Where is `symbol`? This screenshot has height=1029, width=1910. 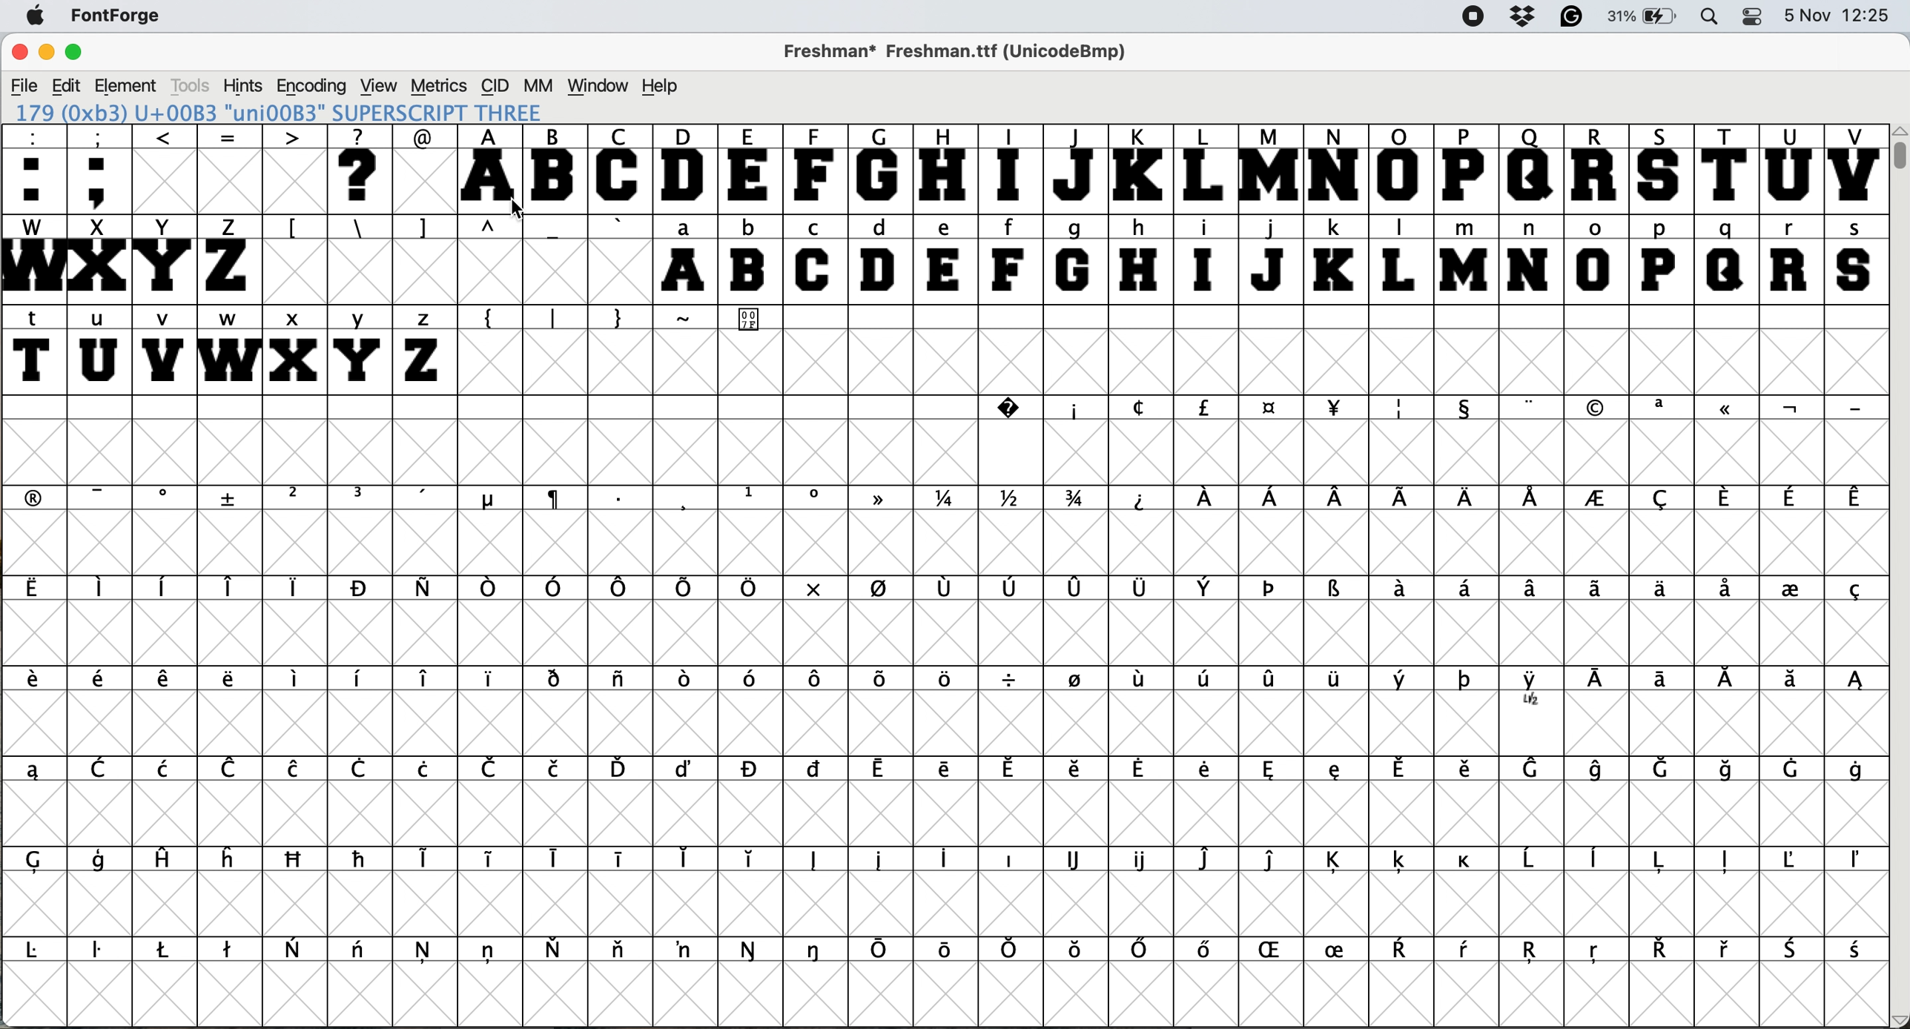 symbol is located at coordinates (1662, 861).